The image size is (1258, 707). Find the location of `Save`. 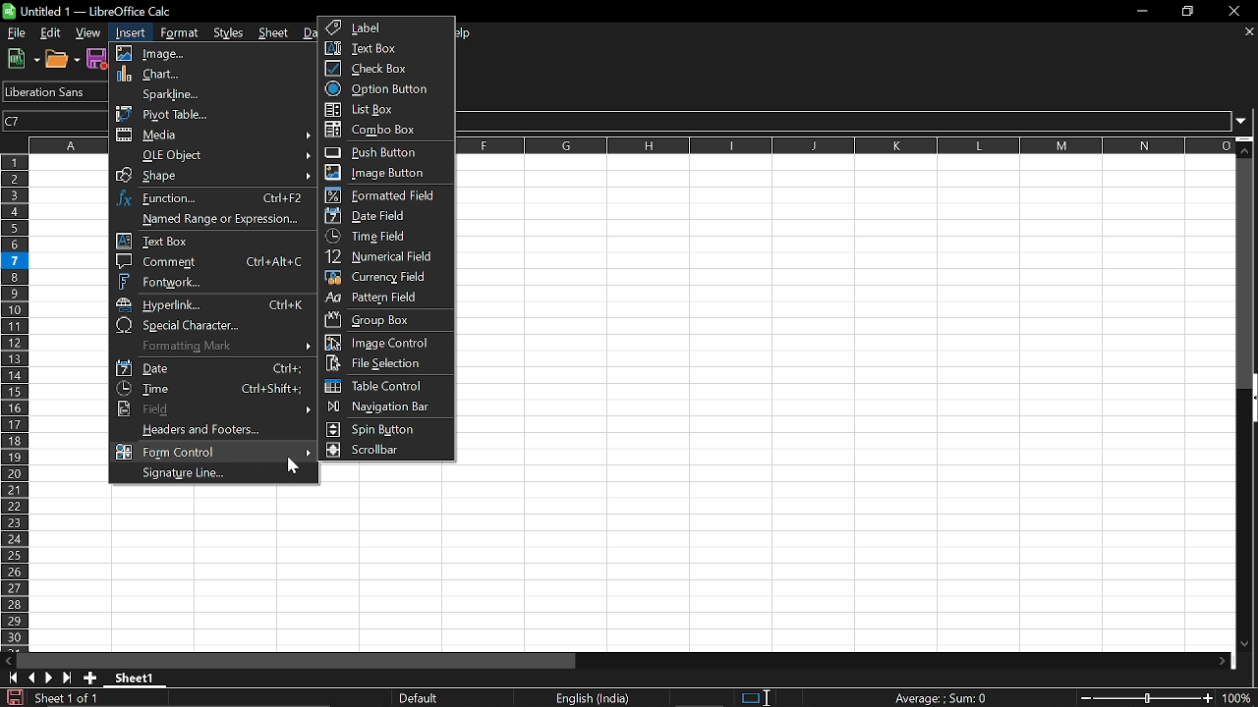

Save is located at coordinates (13, 697).